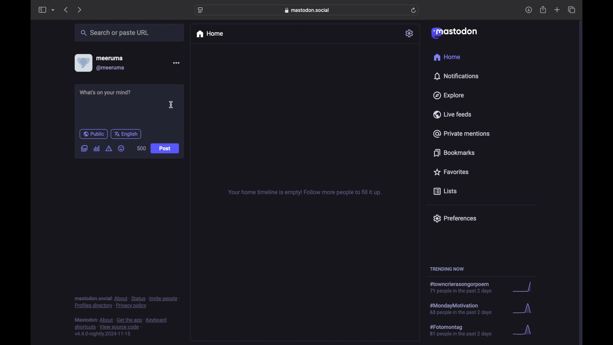 The height and width of the screenshot is (345, 613). I want to click on settings, so click(410, 33).